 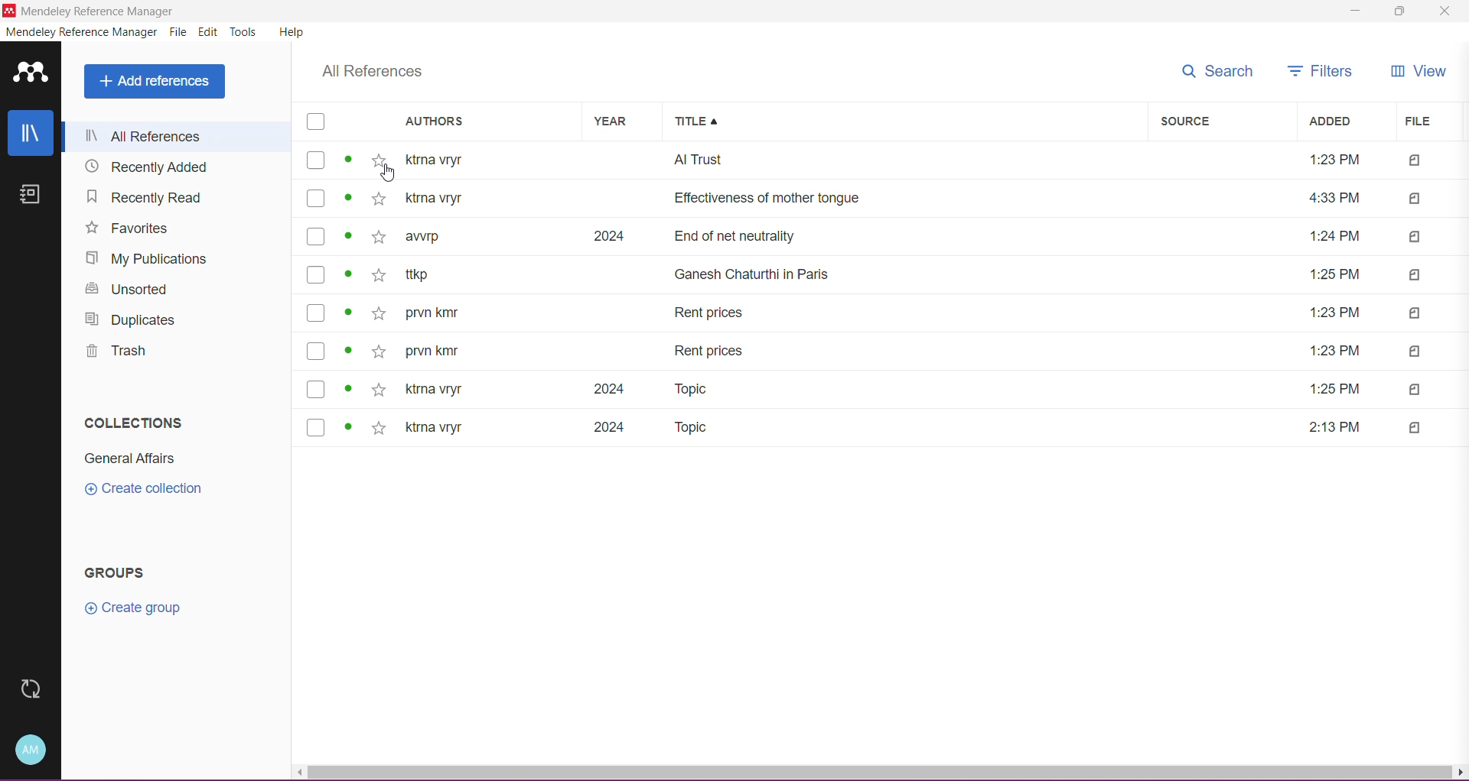 What do you see at coordinates (881, 772) in the screenshot?
I see `Horizontal Scroll Bar` at bounding box center [881, 772].